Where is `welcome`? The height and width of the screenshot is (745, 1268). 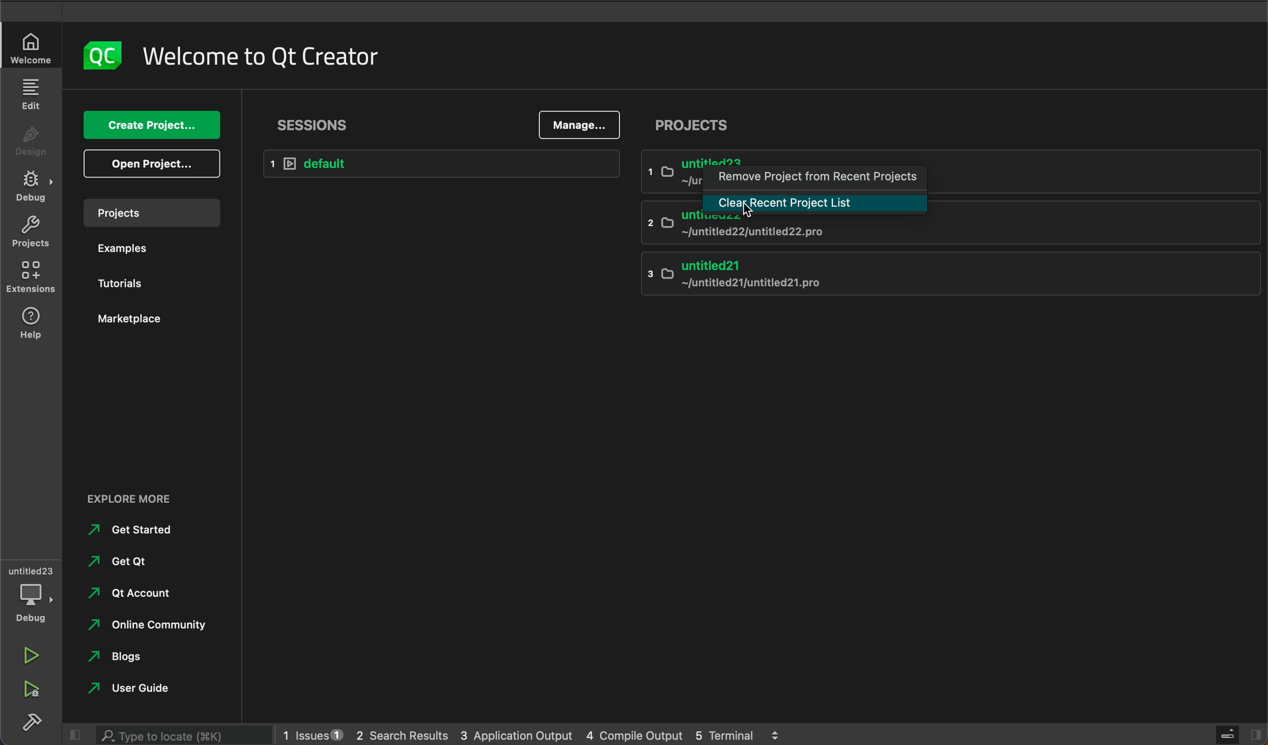 welcome is located at coordinates (32, 49).